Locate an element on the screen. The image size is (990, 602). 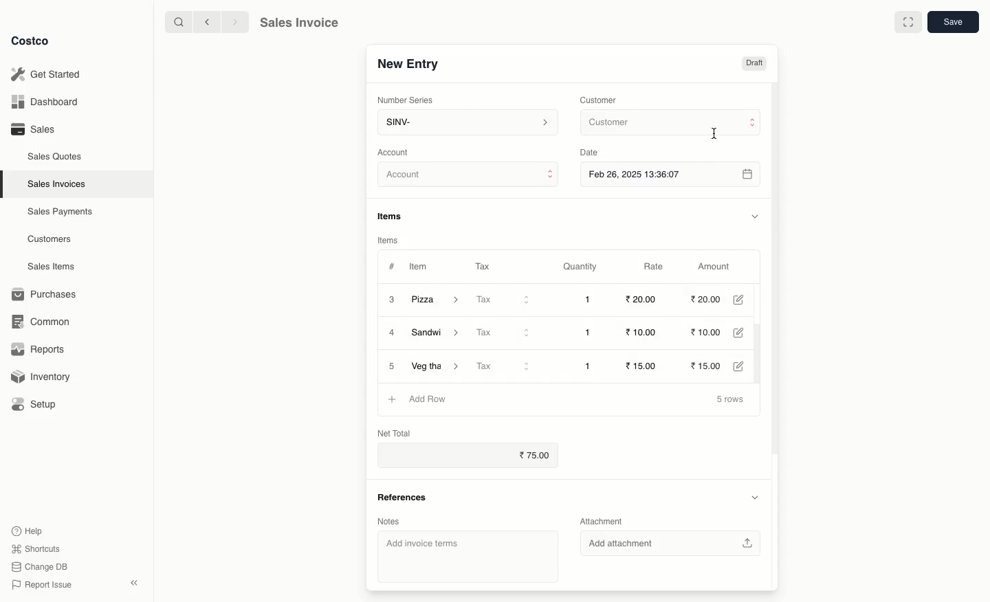
15.00 is located at coordinates (713, 364).